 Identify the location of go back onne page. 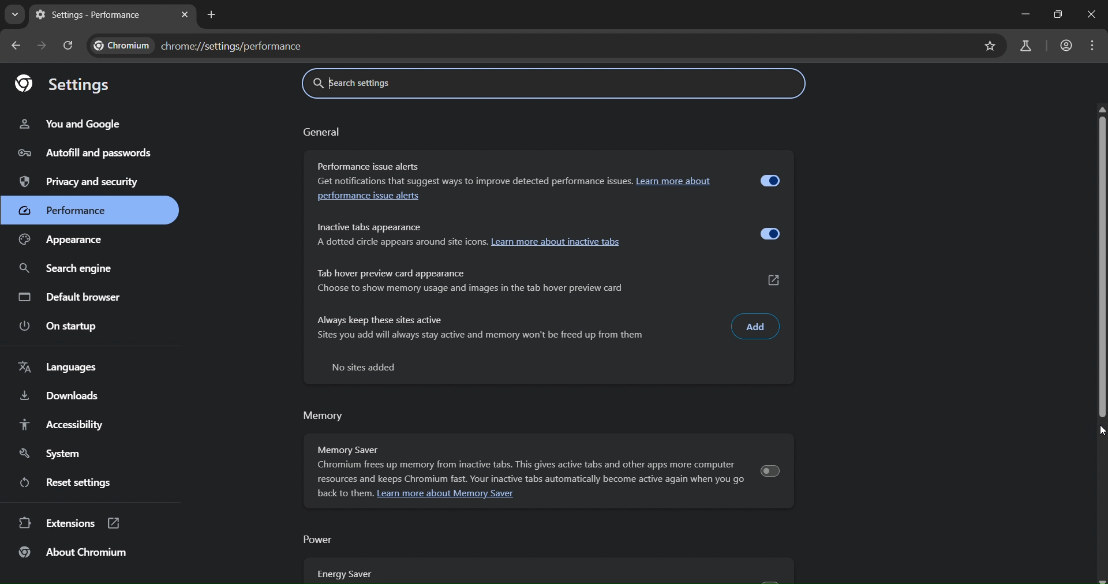
(15, 45).